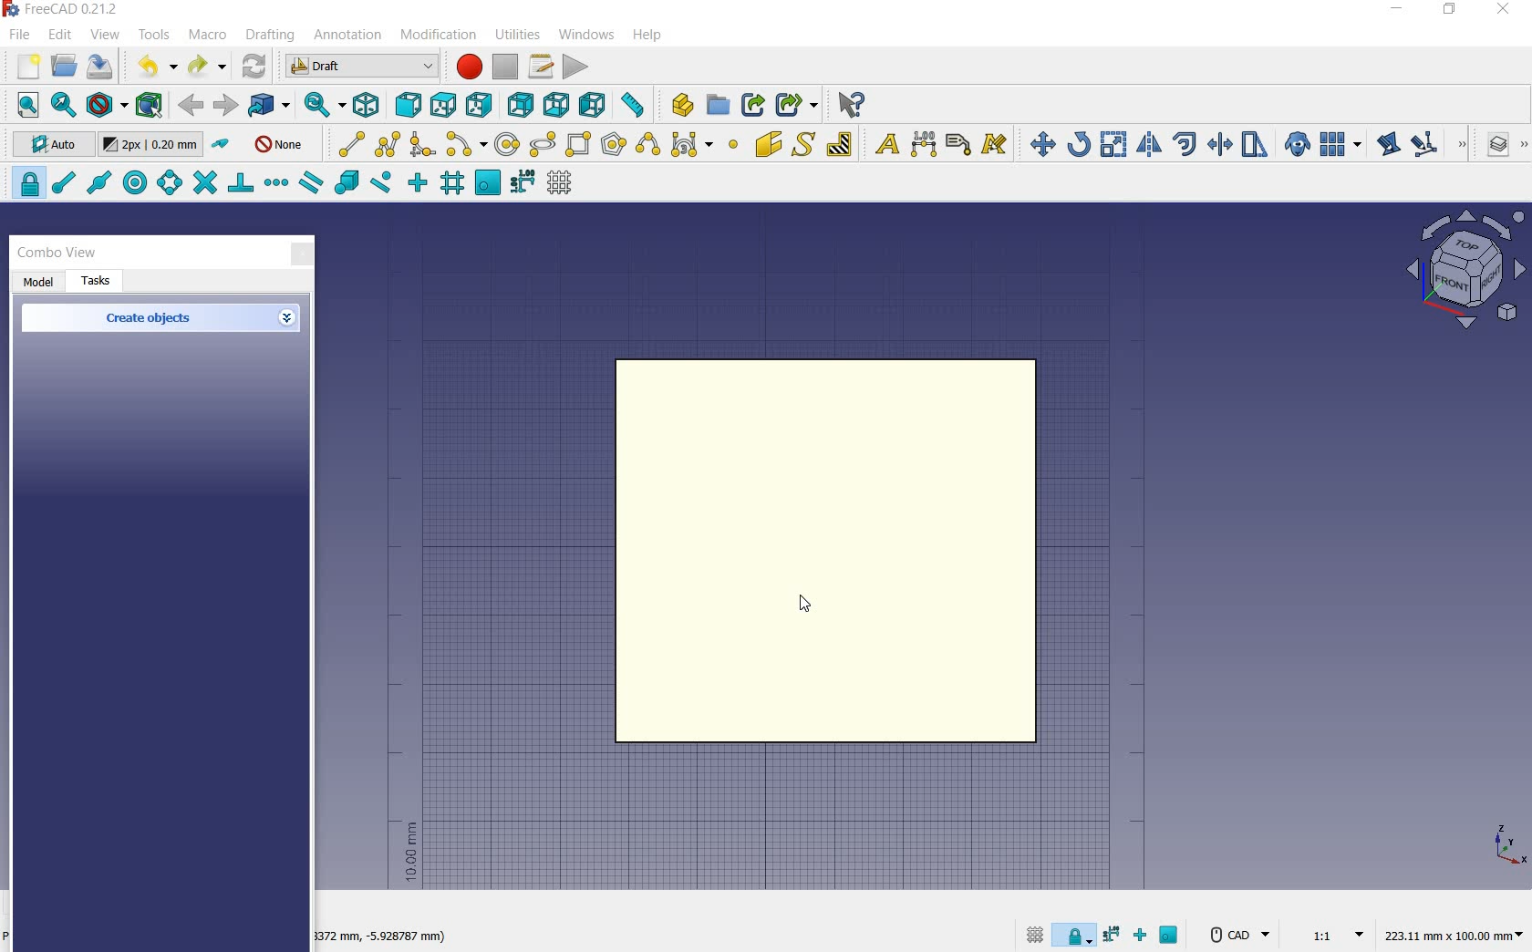 This screenshot has height=952, width=1532. Describe the element at coordinates (441, 36) in the screenshot. I see `modification` at that location.